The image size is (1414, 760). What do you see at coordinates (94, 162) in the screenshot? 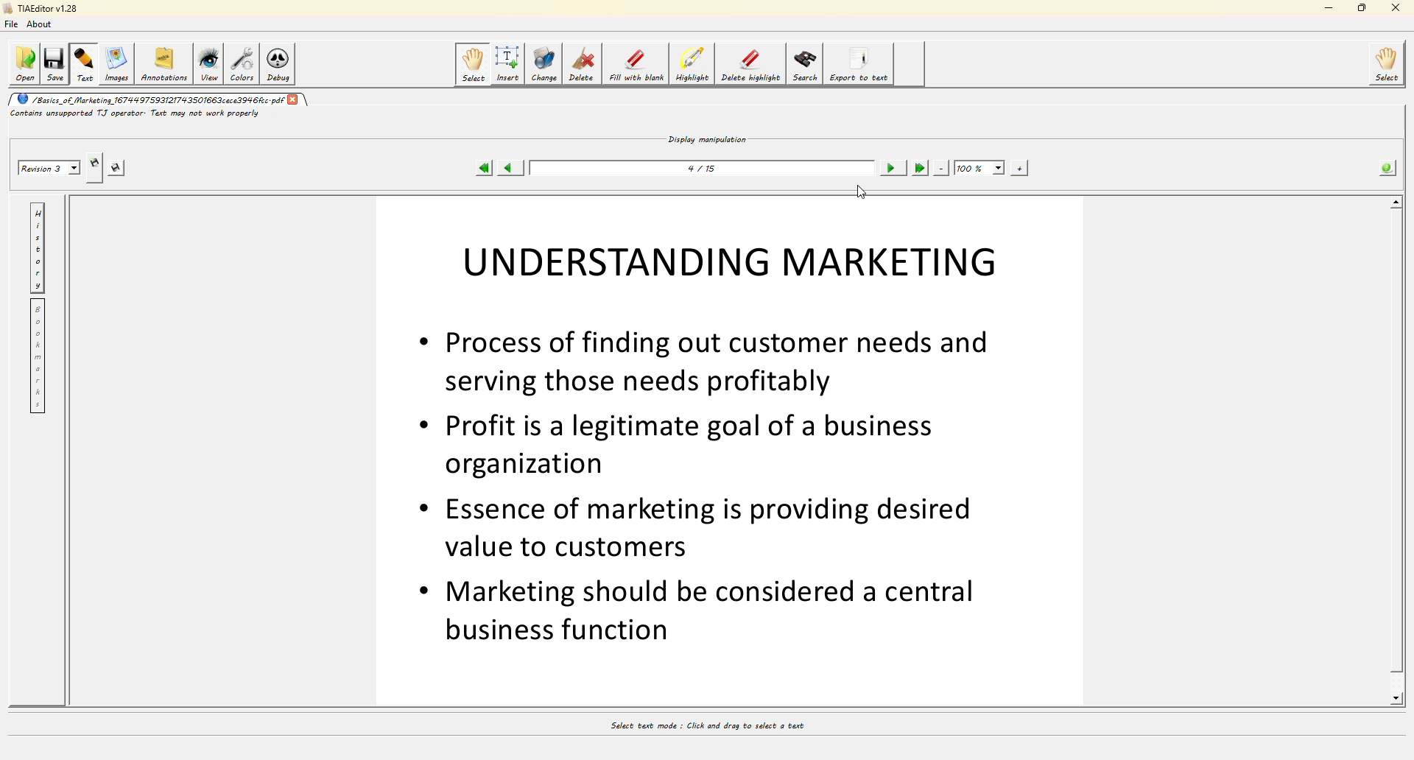
I see `create revision` at bounding box center [94, 162].